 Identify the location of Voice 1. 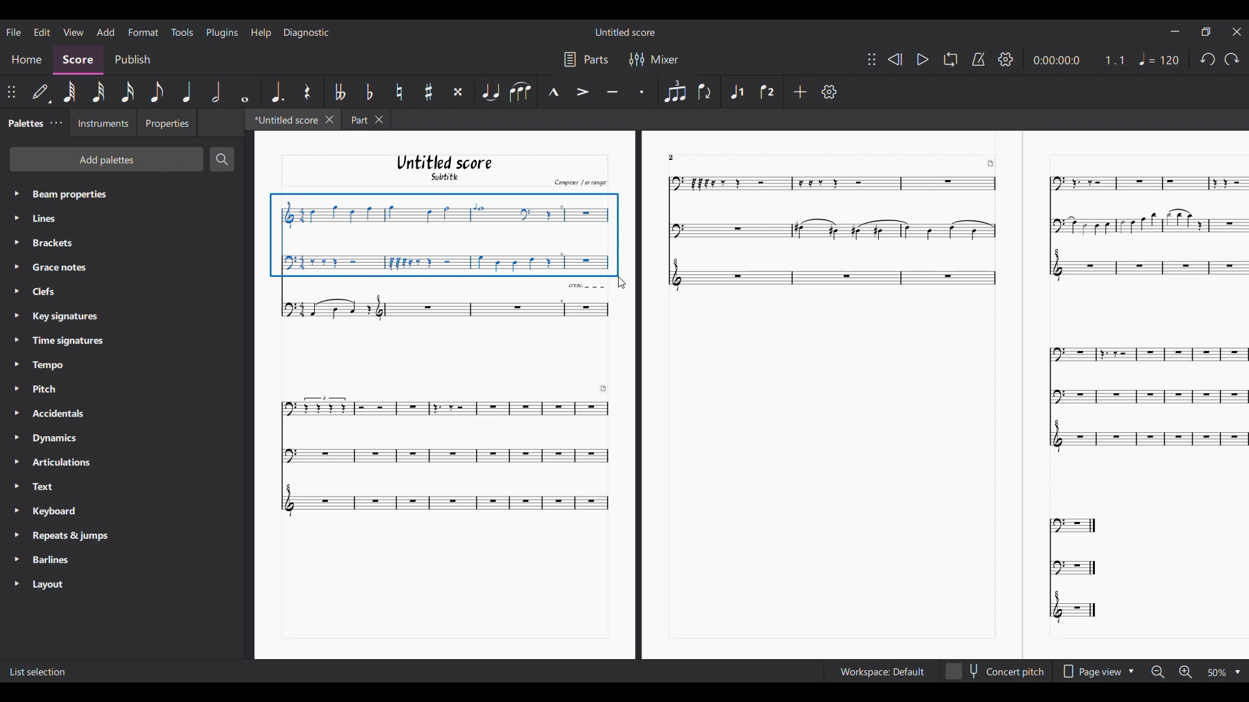
(737, 90).